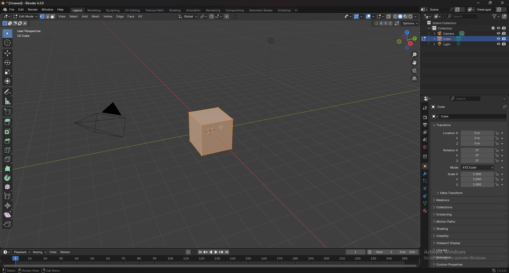  Describe the element at coordinates (497, 155) in the screenshot. I see `lock location` at that location.